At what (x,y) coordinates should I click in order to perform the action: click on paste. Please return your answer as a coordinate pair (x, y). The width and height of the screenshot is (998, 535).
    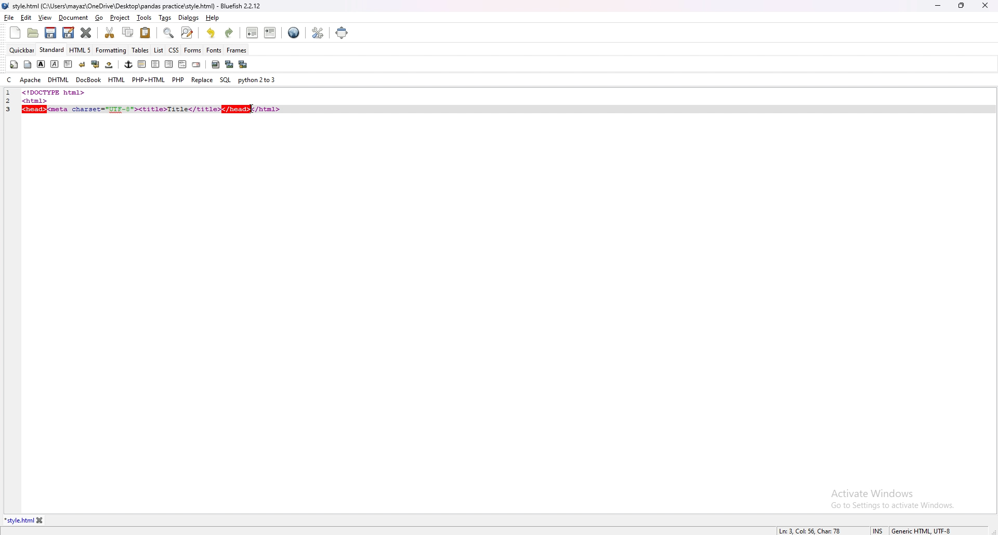
    Looking at the image, I should click on (146, 32).